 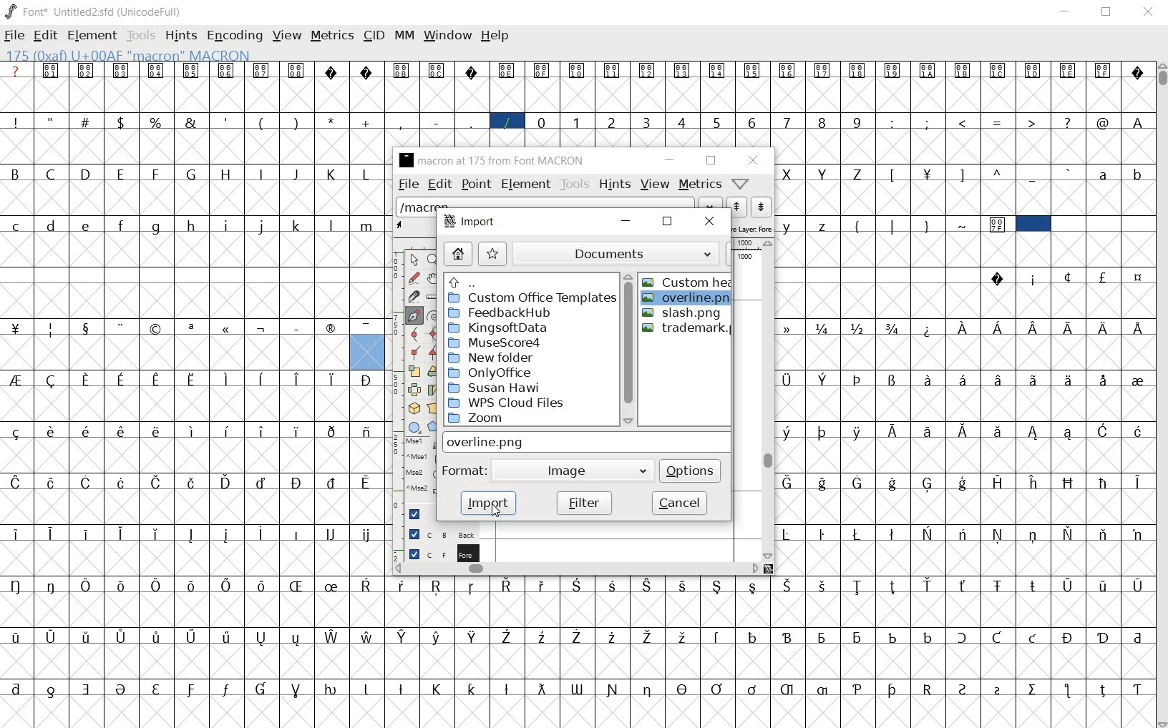 What do you see at coordinates (89, 431) in the screenshot?
I see `Symbol` at bounding box center [89, 431].